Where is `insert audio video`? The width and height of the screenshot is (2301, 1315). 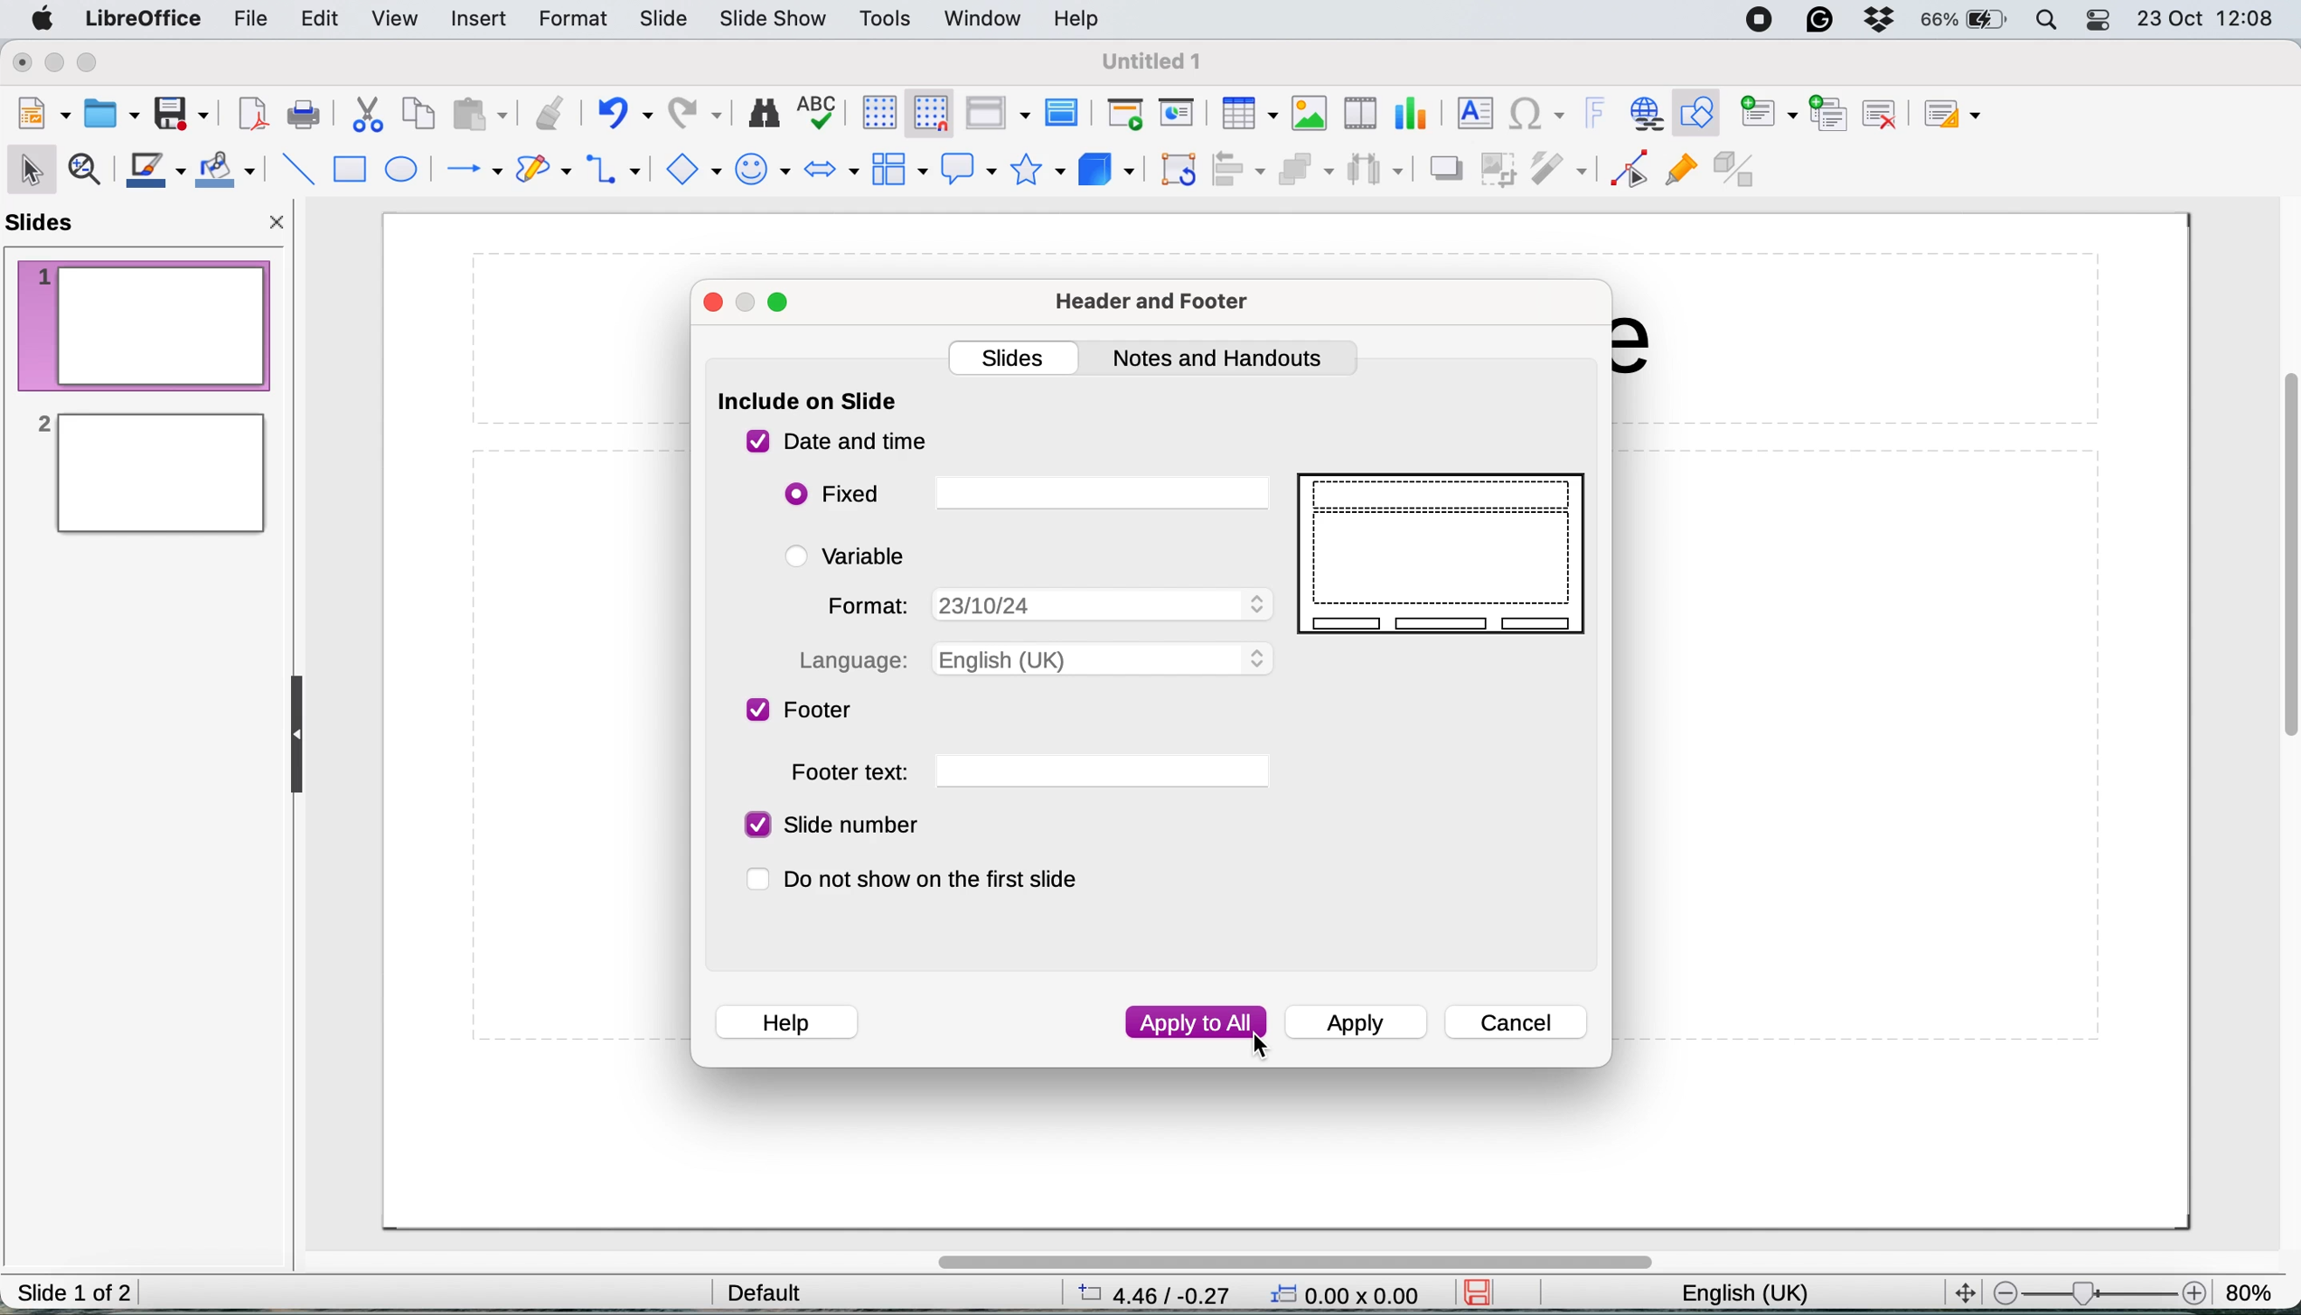 insert audio video is located at coordinates (1366, 111).